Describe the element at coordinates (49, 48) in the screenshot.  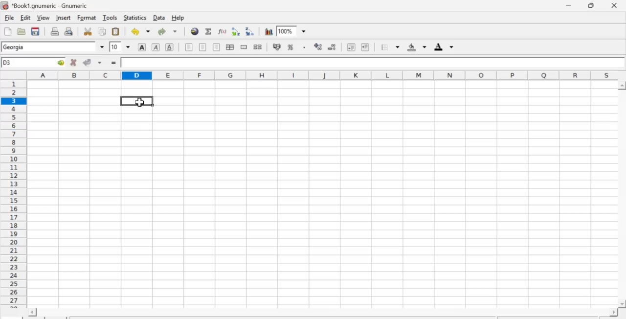
I see `Font Style` at that location.